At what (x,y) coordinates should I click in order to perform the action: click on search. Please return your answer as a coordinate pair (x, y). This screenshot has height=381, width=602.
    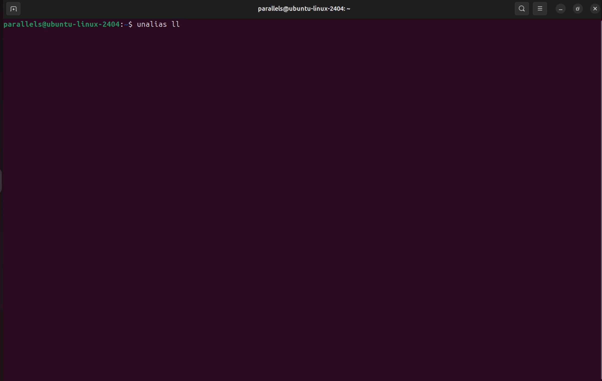
    Looking at the image, I should click on (520, 8).